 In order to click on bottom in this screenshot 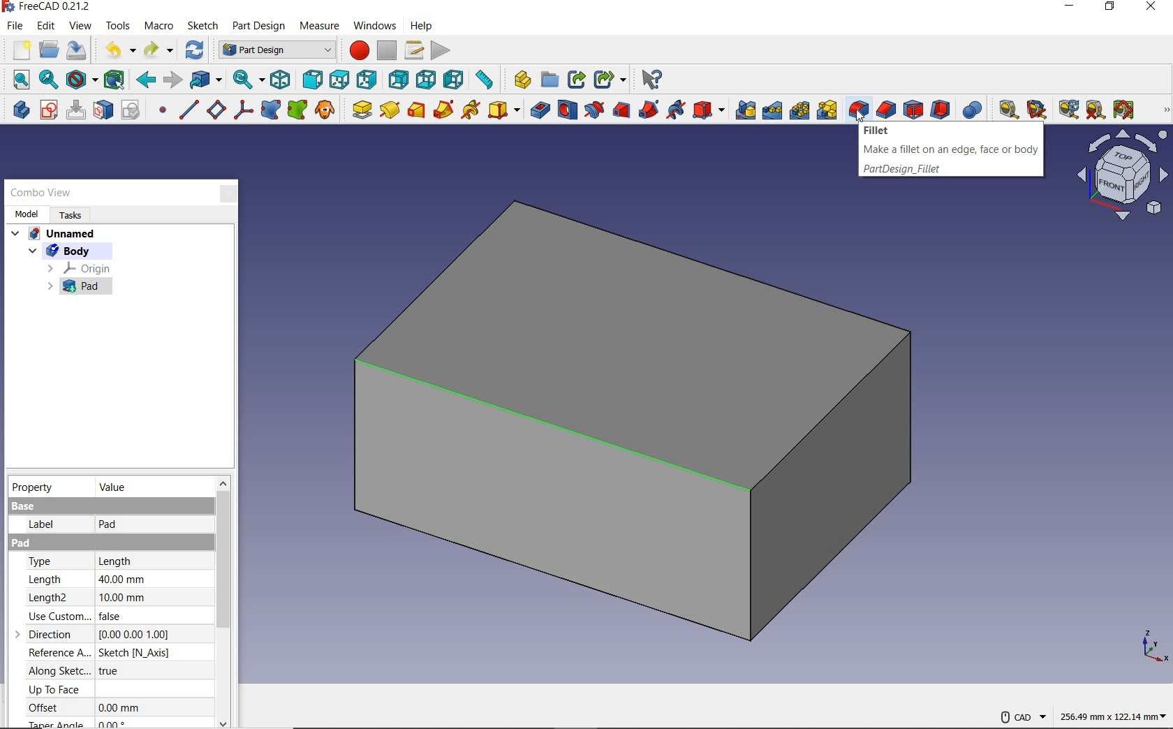, I will do `click(425, 80)`.